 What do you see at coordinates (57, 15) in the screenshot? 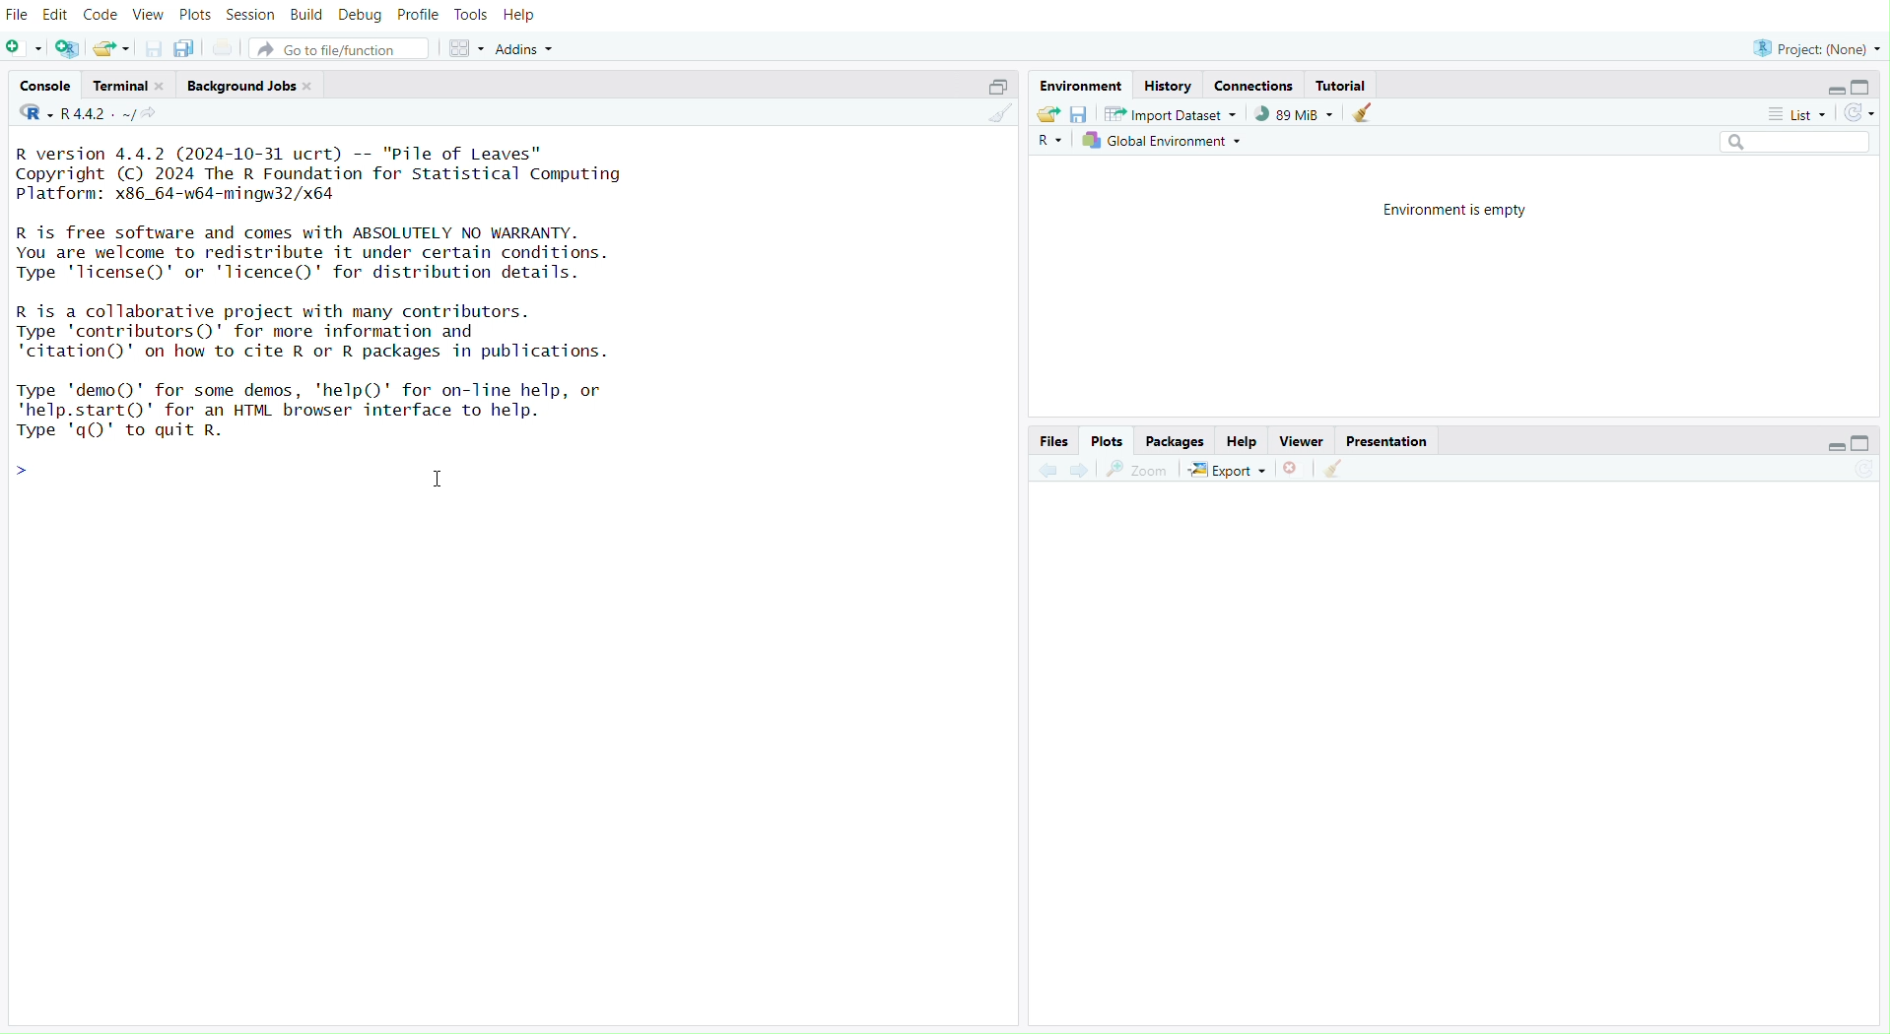
I see `Edit` at bounding box center [57, 15].